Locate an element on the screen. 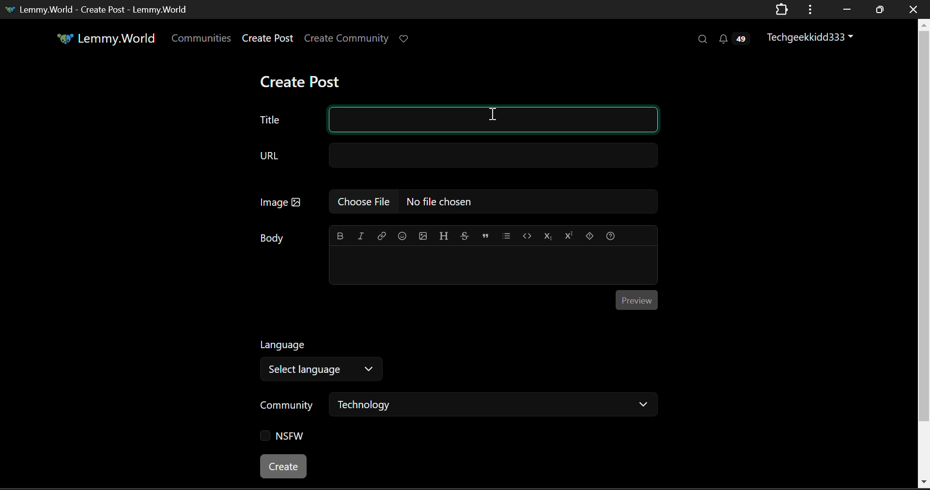 This screenshot has height=490, width=930. NSFW Checkbox is located at coordinates (283, 438).